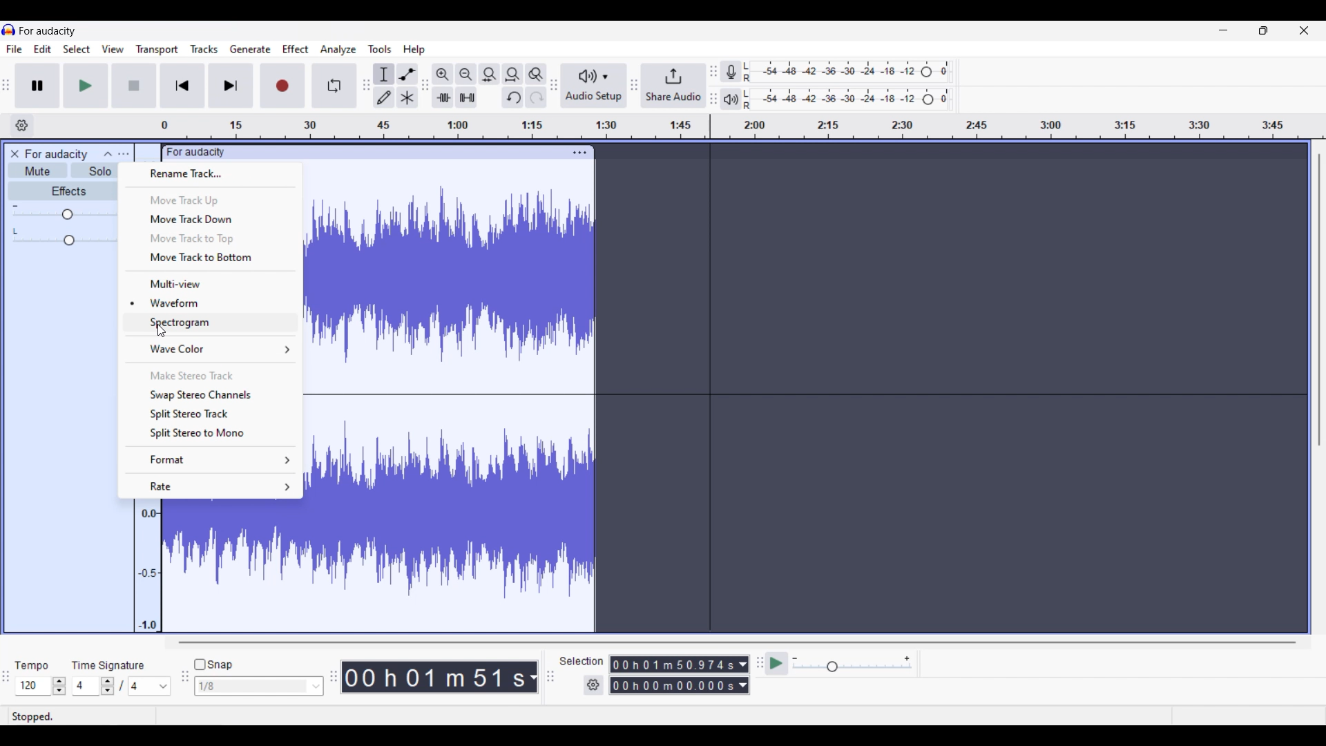  Describe the element at coordinates (49, 30) in the screenshot. I see `for audacity` at that location.